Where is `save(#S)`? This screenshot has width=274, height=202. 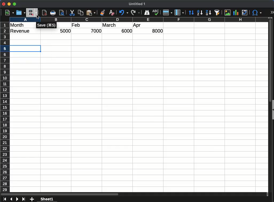 save(#S) is located at coordinates (47, 26).